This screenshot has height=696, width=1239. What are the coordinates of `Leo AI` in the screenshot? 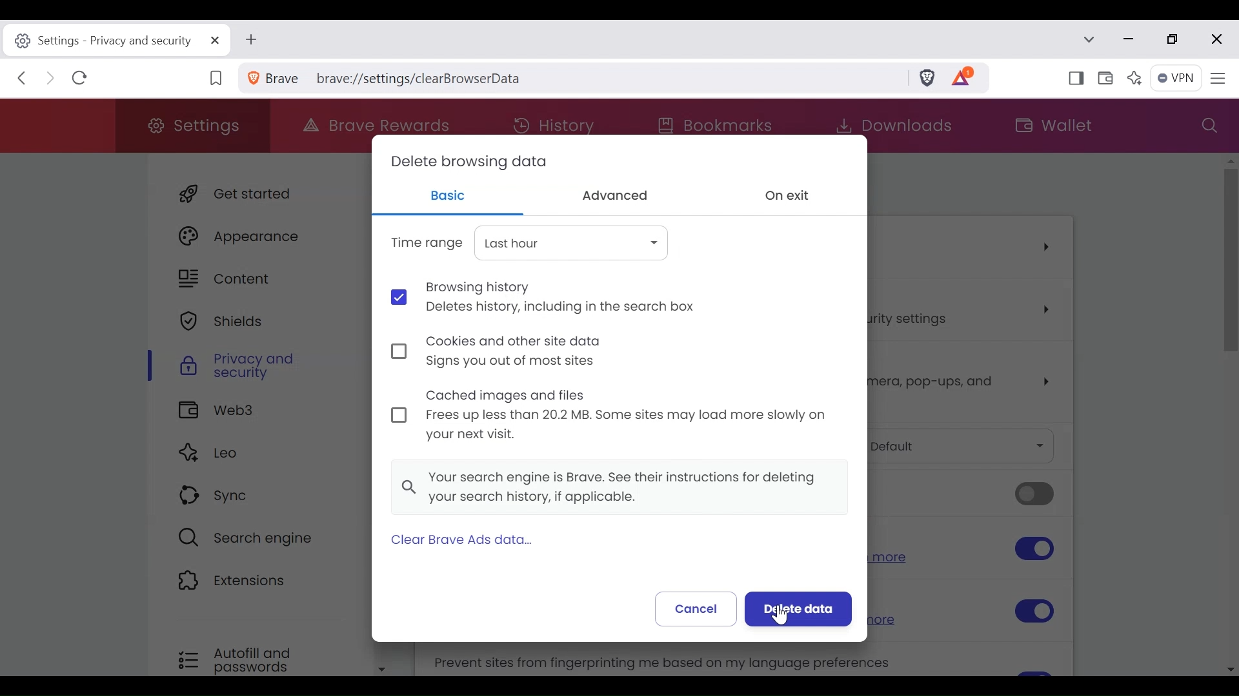 It's located at (1136, 78).